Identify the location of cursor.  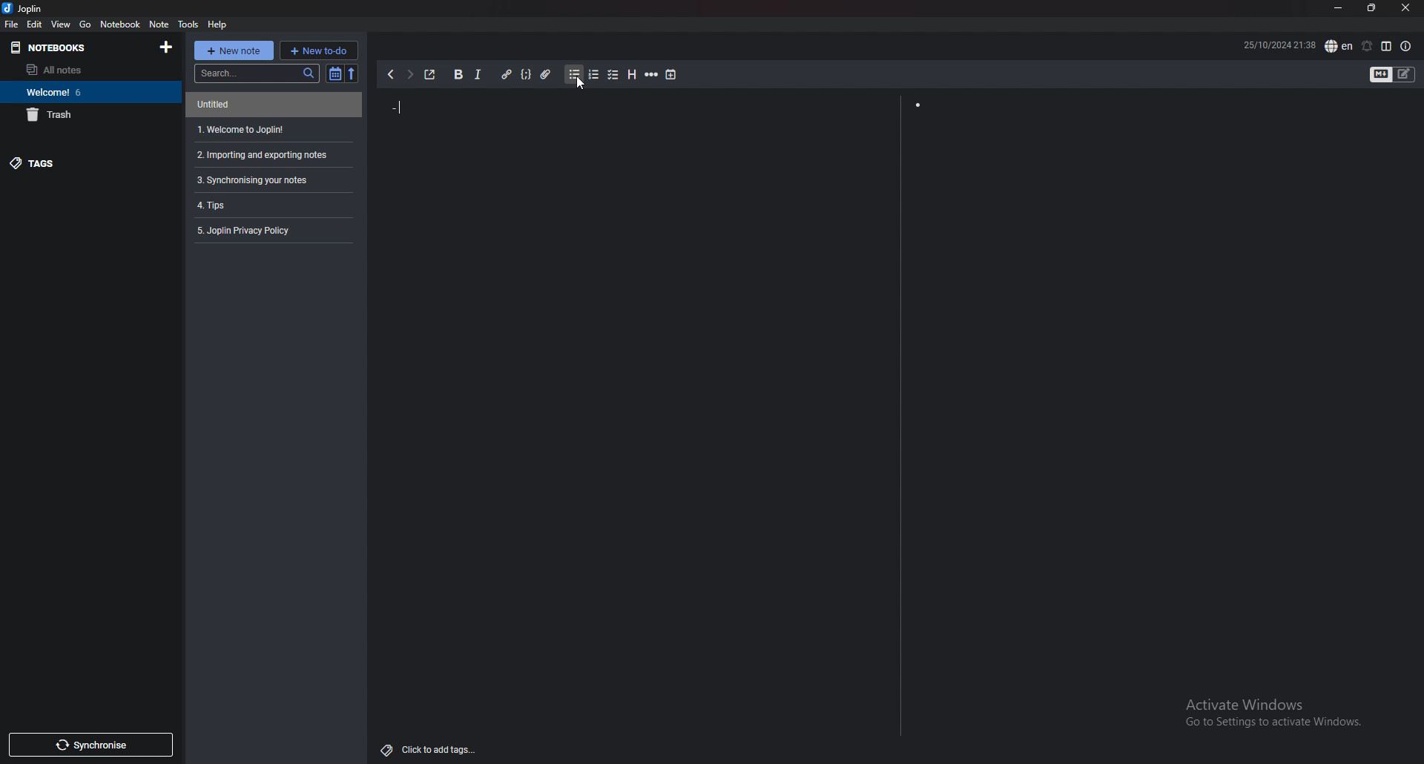
(580, 87).